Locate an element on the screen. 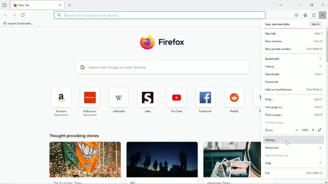 The image size is (328, 184). Go forward is located at coordinates (14, 15).